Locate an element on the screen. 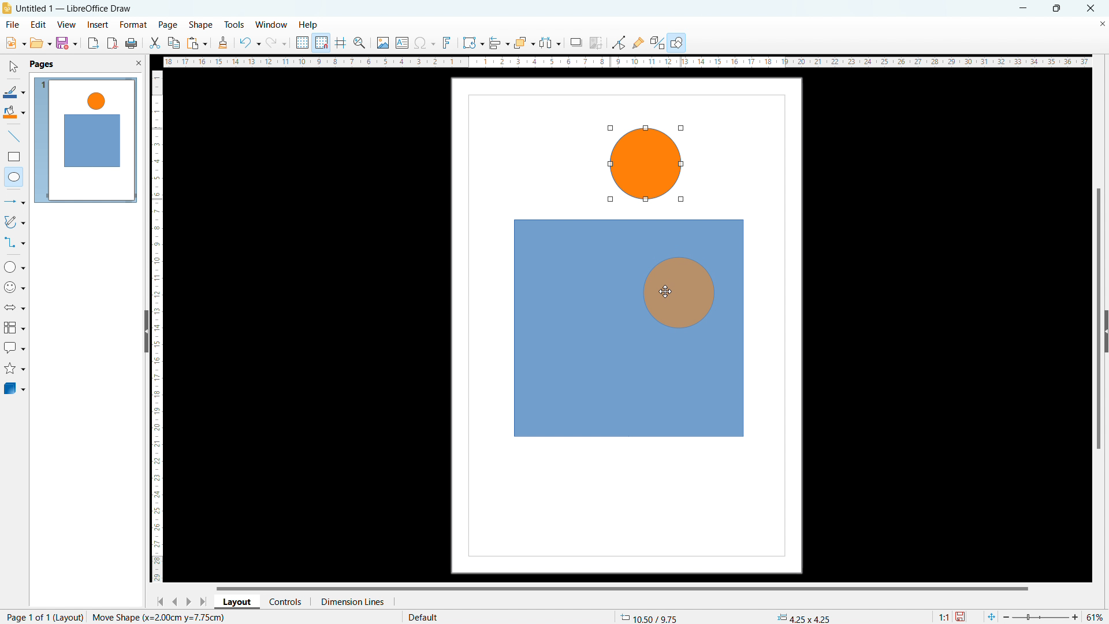 The image size is (1109, 624). current zoom level is located at coordinates (1096, 617).